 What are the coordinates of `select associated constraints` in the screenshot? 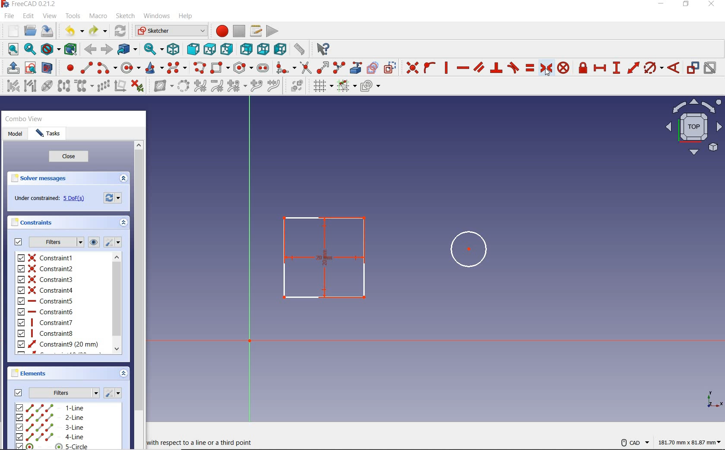 It's located at (11, 86).